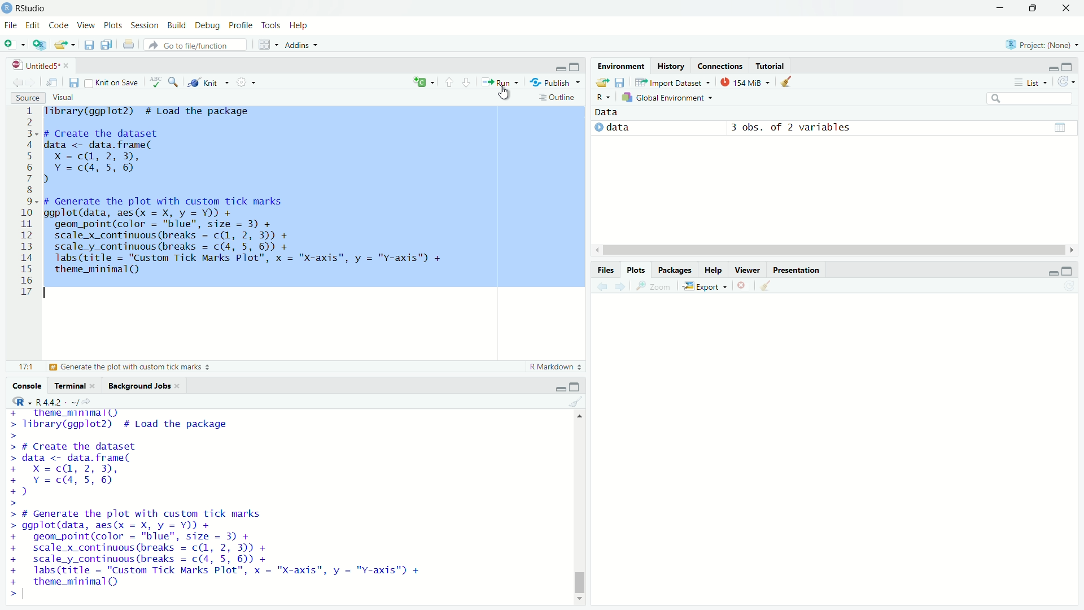 The height and width of the screenshot is (610, 1084). Describe the element at coordinates (74, 81) in the screenshot. I see `save current document` at that location.